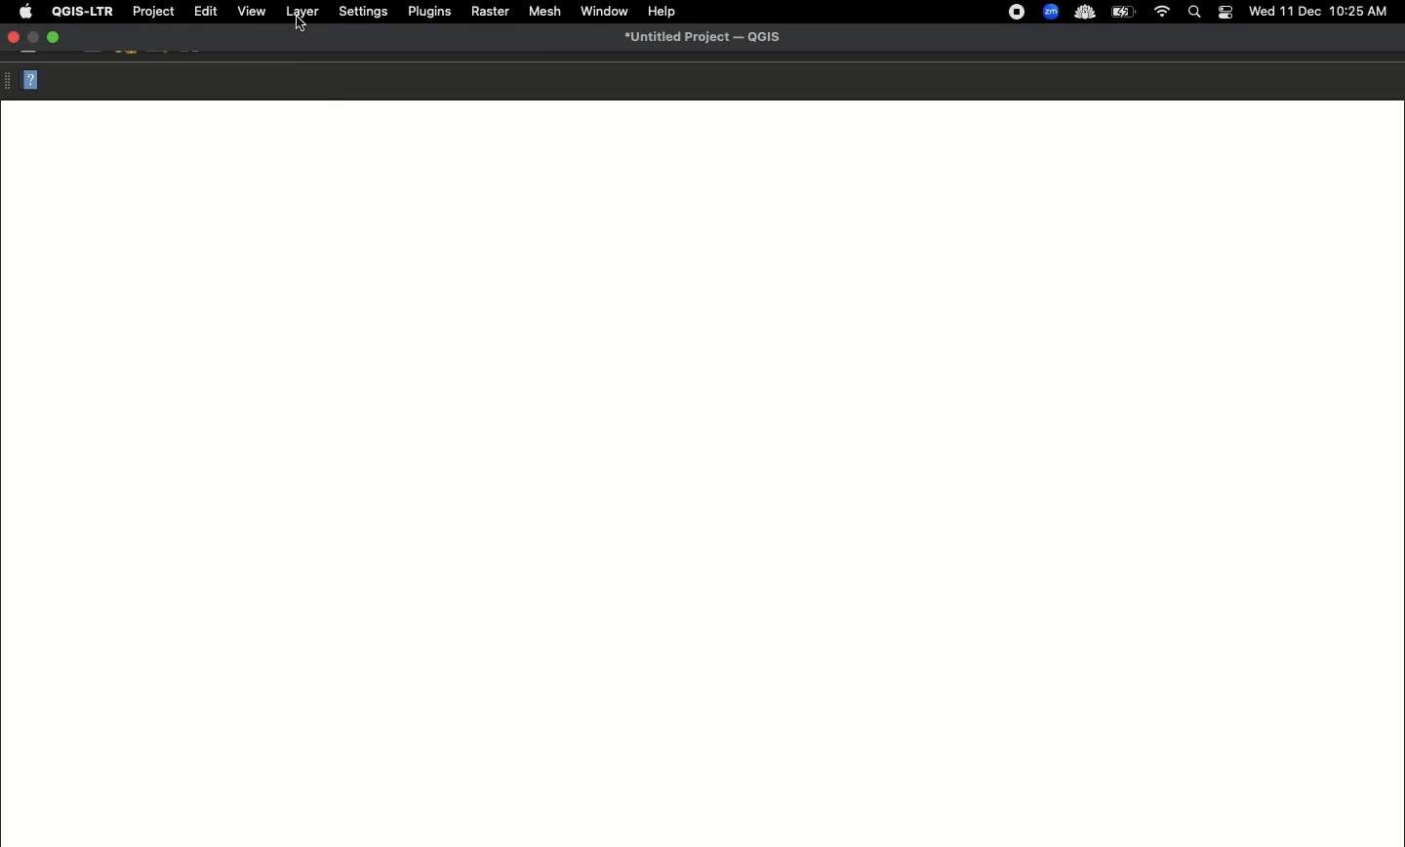 The image size is (1405, 847). Describe the element at coordinates (203, 11) in the screenshot. I see `Edit` at that location.